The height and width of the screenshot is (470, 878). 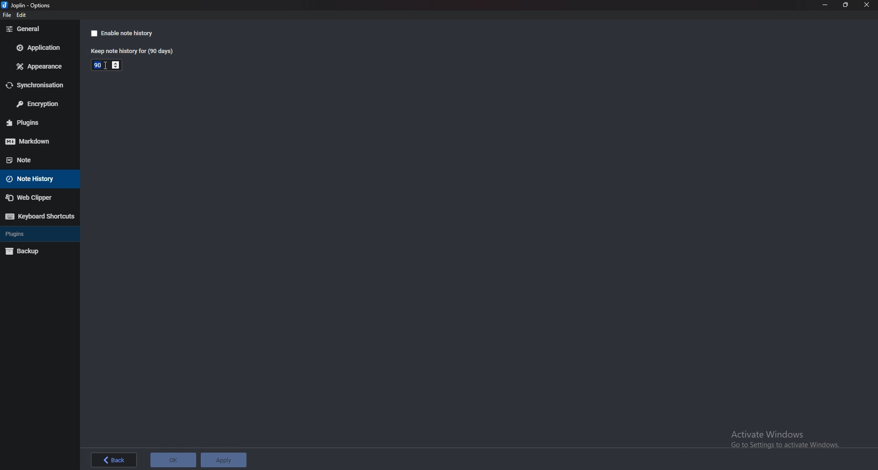 I want to click on options, so click(x=28, y=5).